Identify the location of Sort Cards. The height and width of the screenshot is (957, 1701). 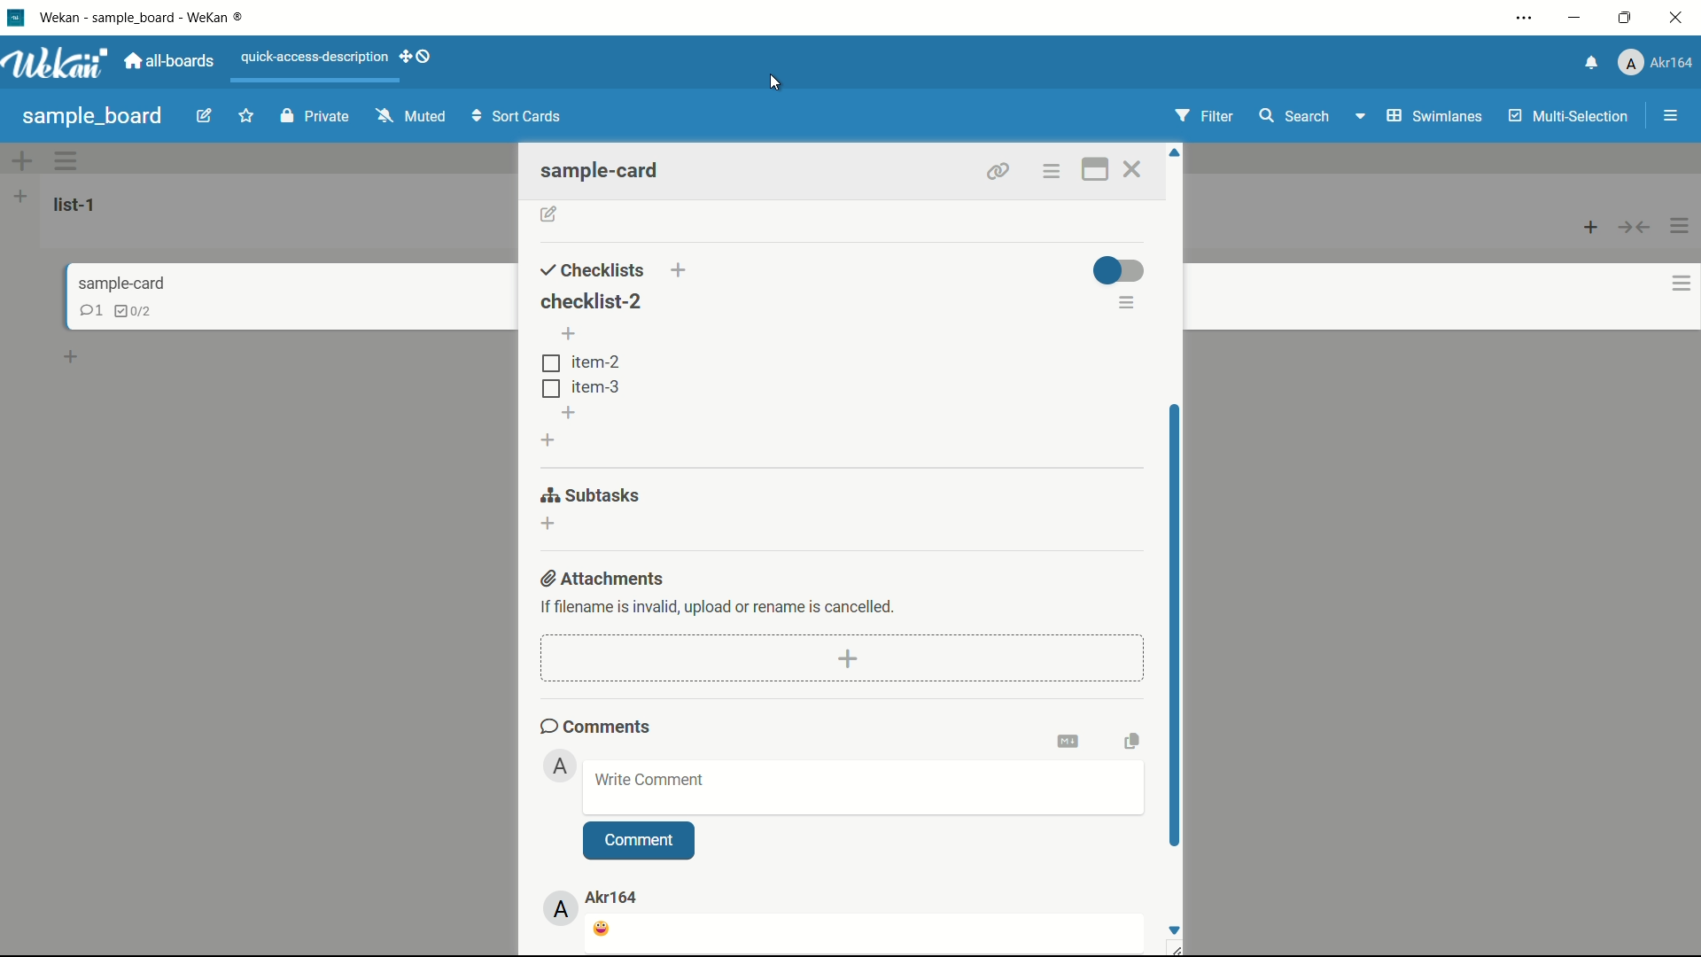
(520, 115).